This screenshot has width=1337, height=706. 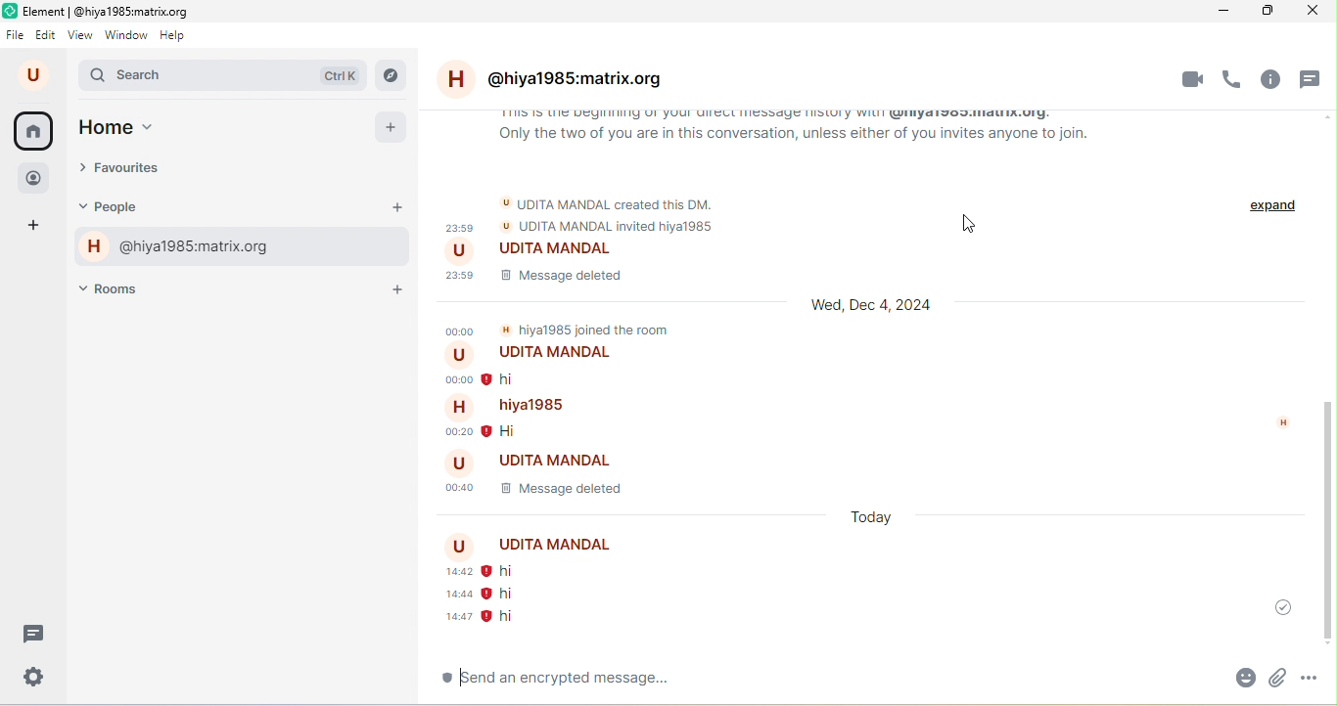 I want to click on message deleted, so click(x=558, y=274).